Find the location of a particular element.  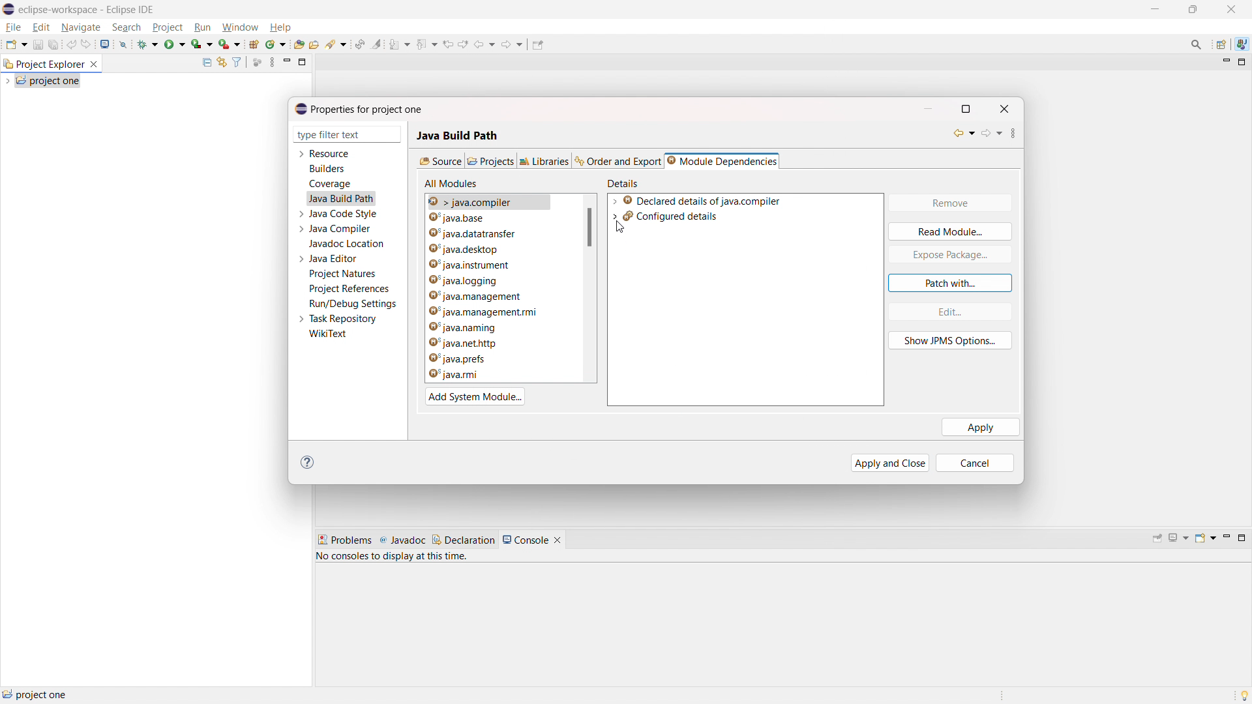

project natures is located at coordinates (343, 274).